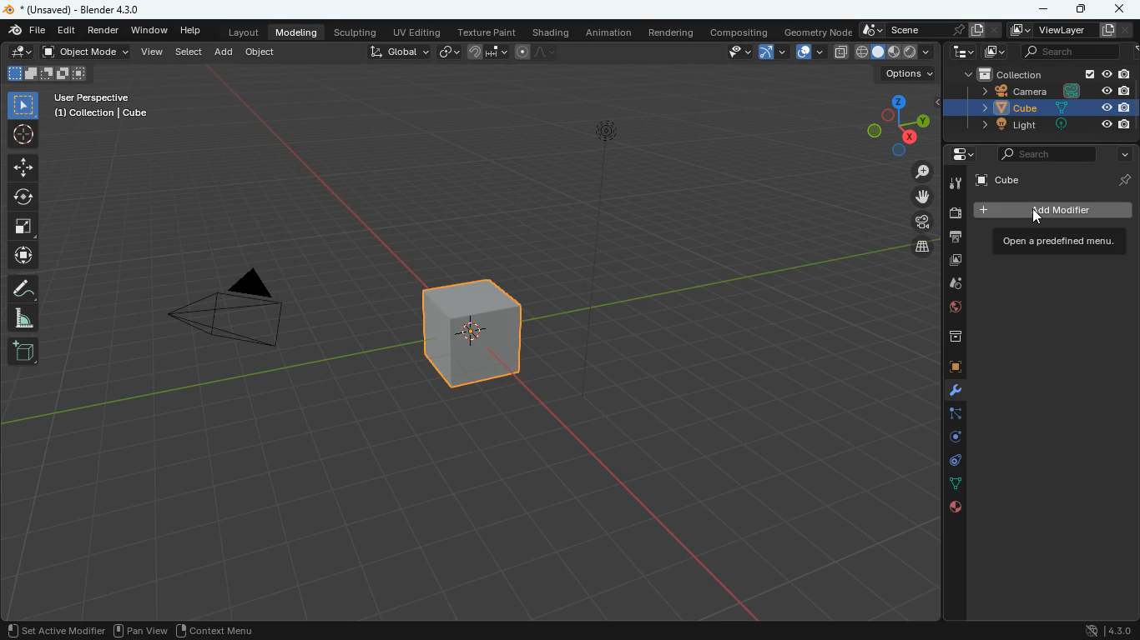 The image size is (1140, 640). Describe the element at coordinates (948, 309) in the screenshot. I see `public` at that location.